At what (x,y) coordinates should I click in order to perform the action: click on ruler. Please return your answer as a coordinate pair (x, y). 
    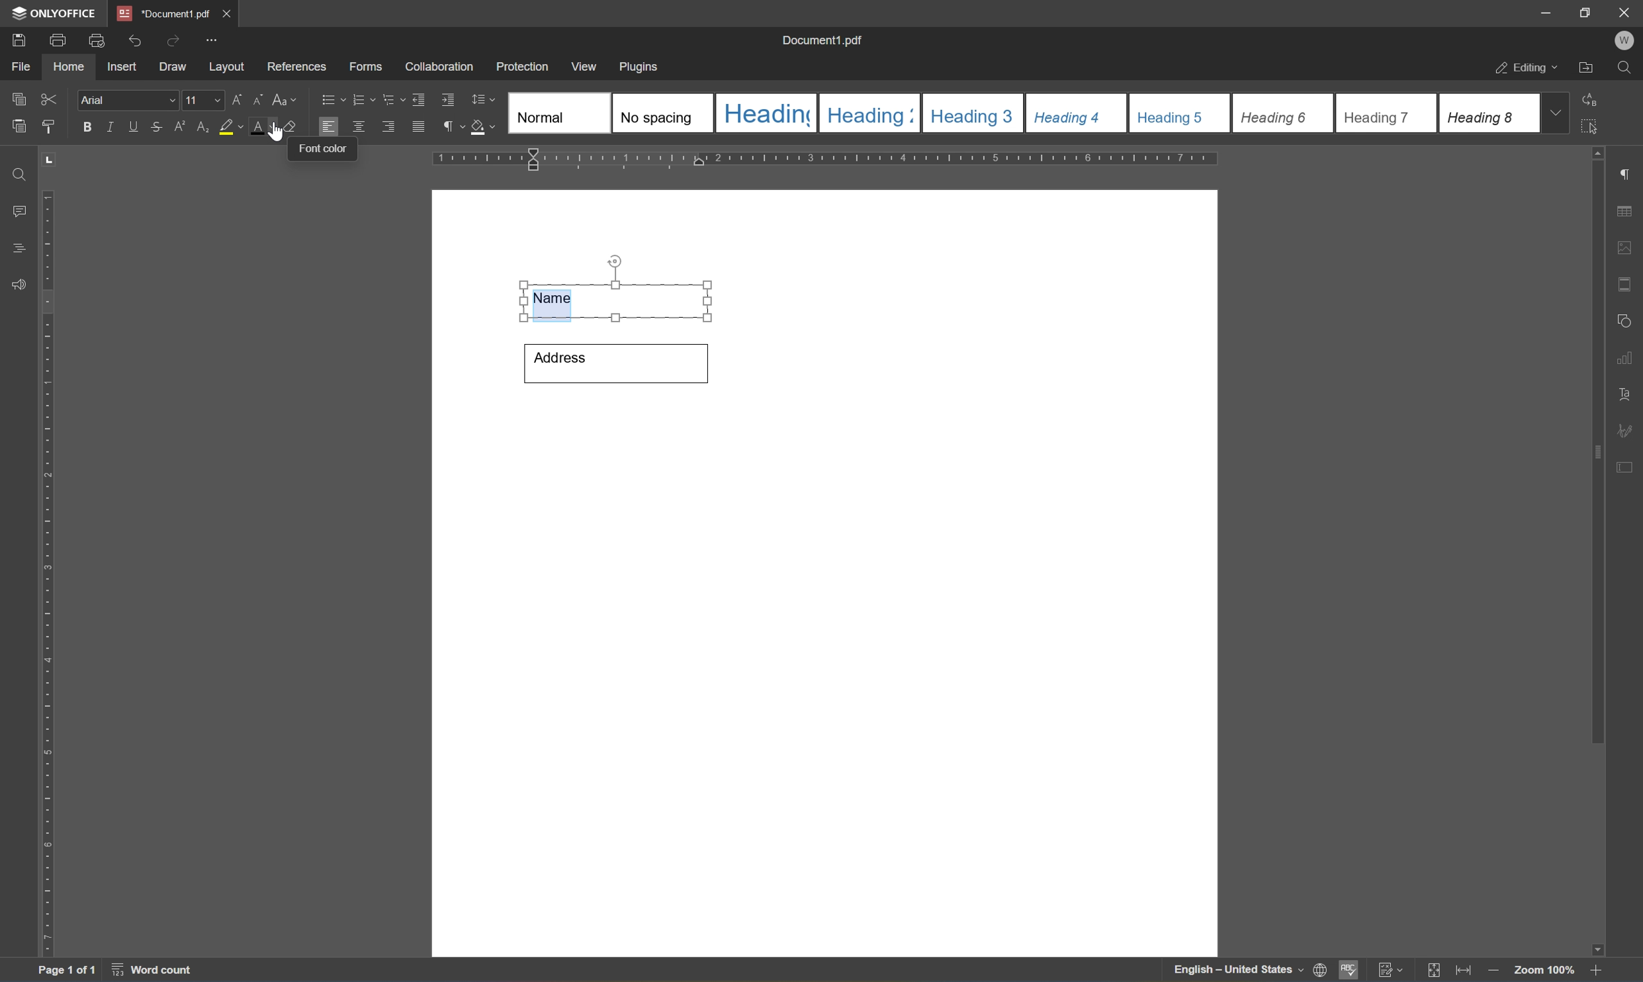
    Looking at the image, I should click on (48, 574).